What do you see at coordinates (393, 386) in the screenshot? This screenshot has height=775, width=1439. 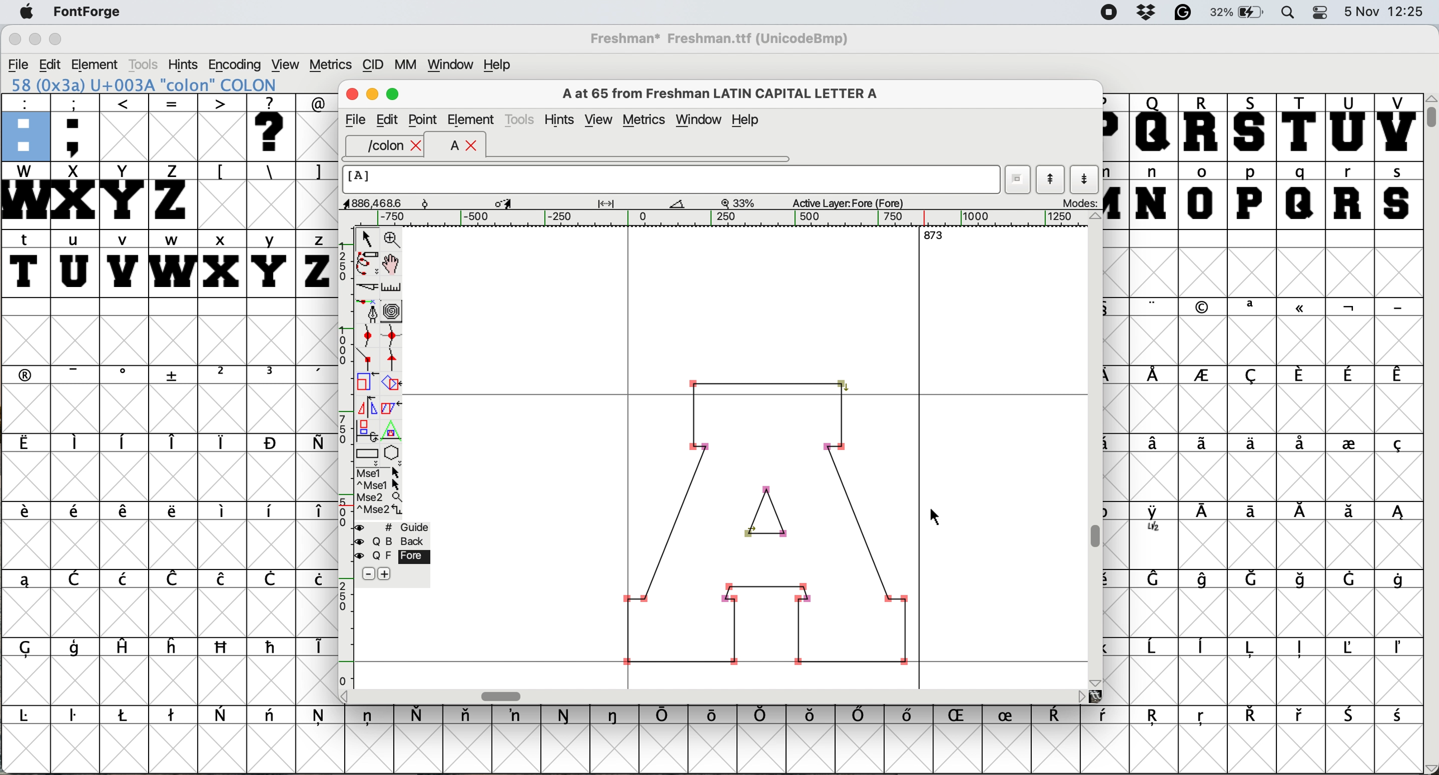 I see `rotate the selection` at bounding box center [393, 386].